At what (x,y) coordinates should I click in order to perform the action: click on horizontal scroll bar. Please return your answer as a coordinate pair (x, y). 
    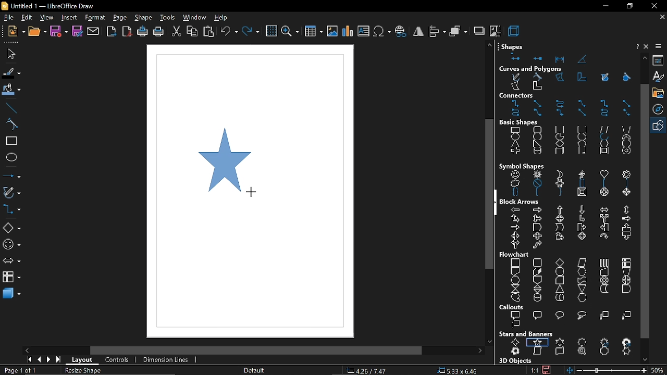
    Looking at the image, I should click on (254, 349).